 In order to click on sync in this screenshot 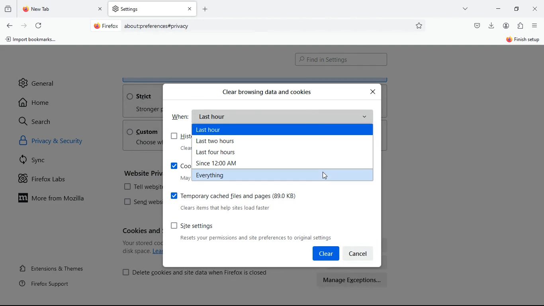, I will do `click(36, 161)`.